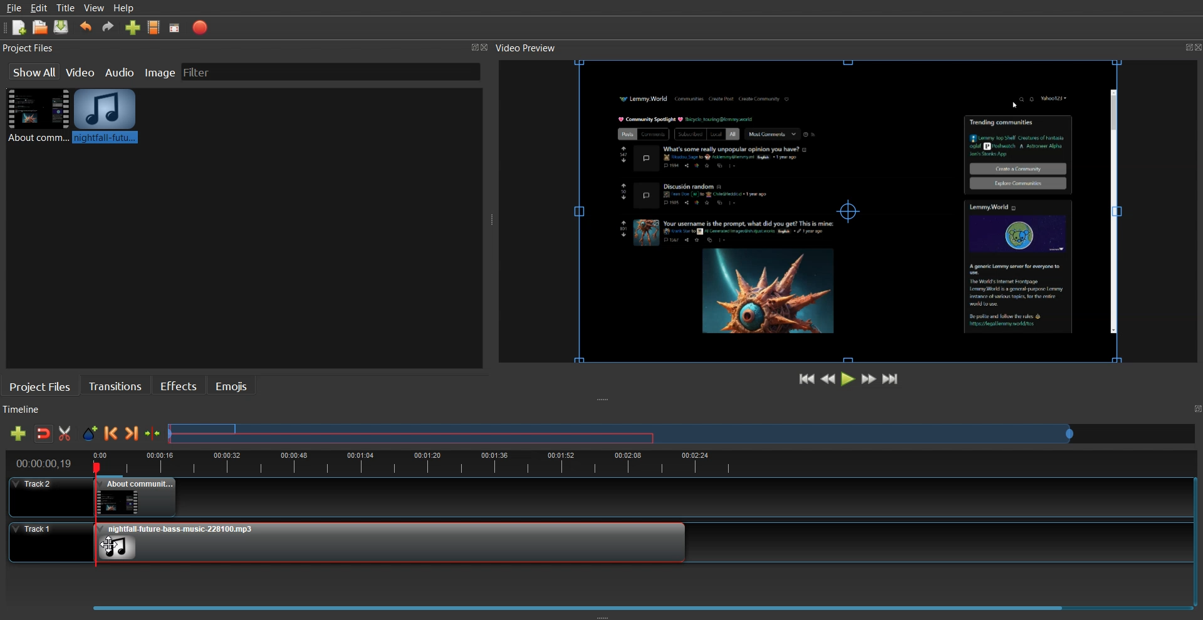 This screenshot has height=620, width=1203. What do you see at coordinates (603, 616) in the screenshot?
I see `Window Adjuster` at bounding box center [603, 616].